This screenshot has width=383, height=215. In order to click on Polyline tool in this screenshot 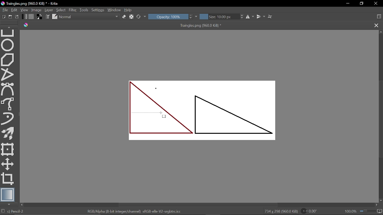, I will do `click(8, 75)`.